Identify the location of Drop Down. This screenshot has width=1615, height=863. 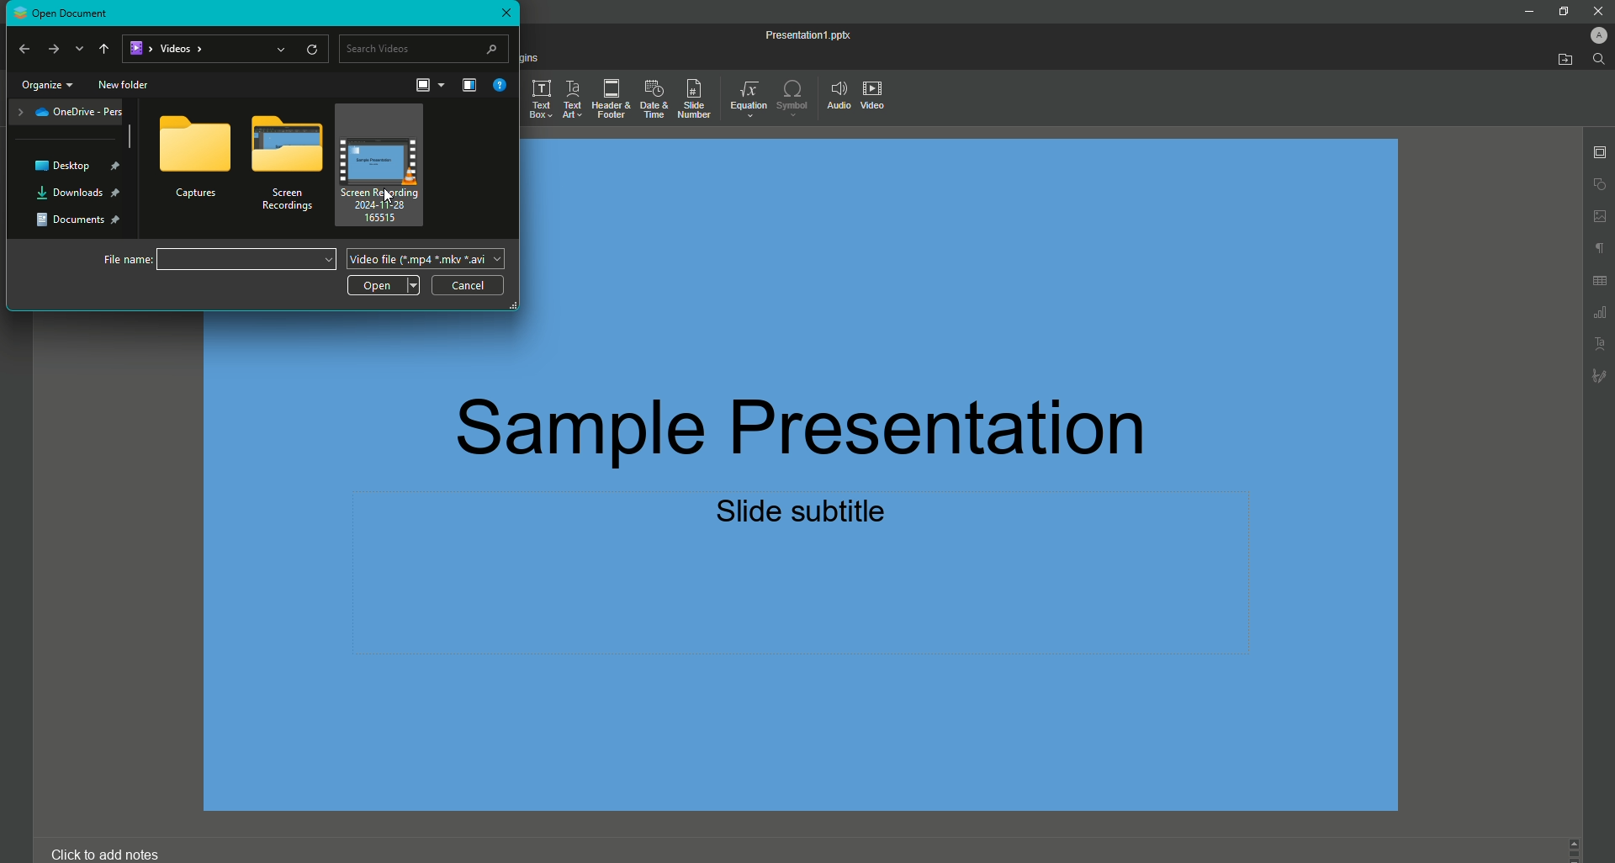
(80, 48).